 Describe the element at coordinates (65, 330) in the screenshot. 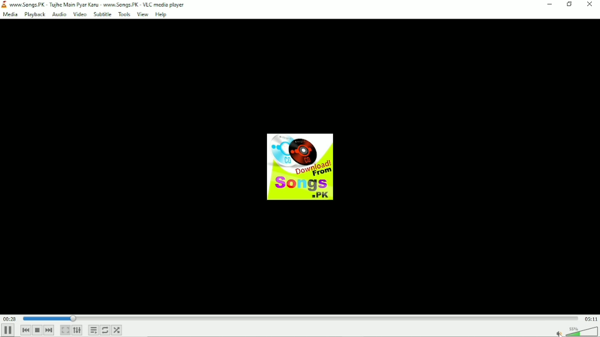

I see `Toggle video in fullscreen` at that location.